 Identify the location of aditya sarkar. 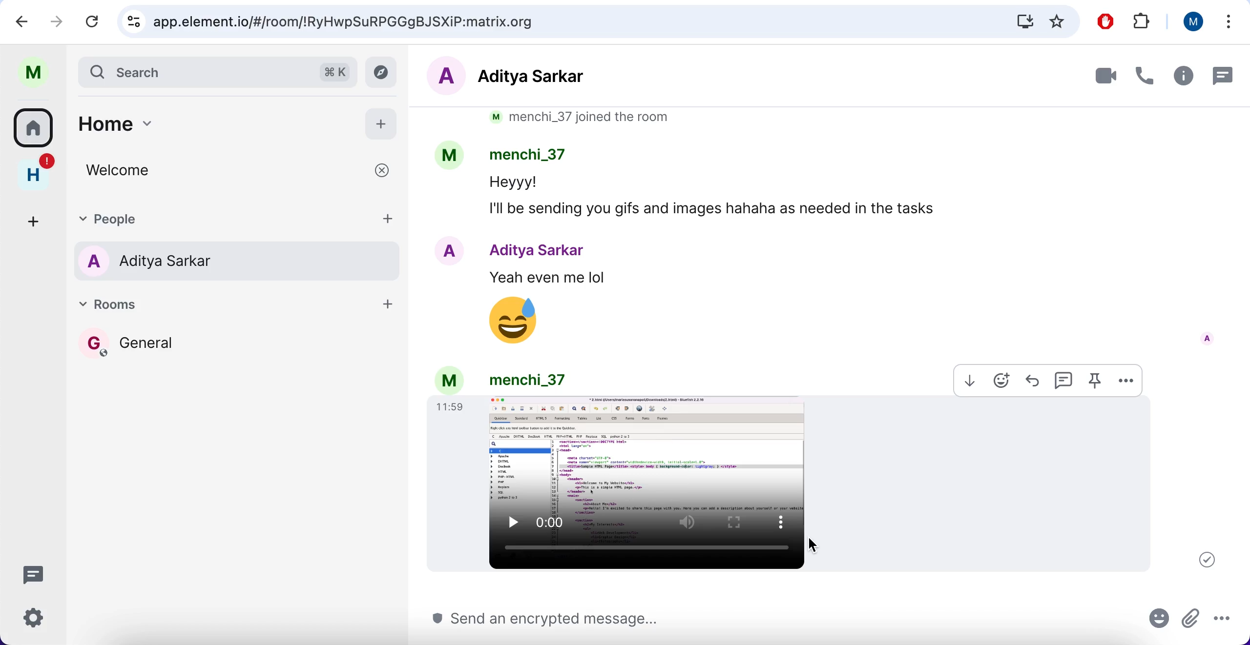
(235, 263).